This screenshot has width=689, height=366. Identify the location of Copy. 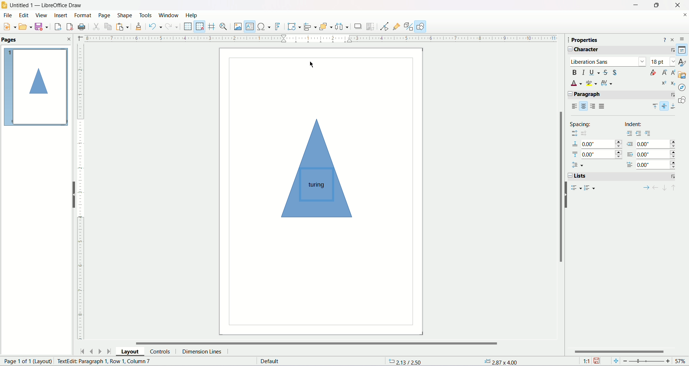
(108, 27).